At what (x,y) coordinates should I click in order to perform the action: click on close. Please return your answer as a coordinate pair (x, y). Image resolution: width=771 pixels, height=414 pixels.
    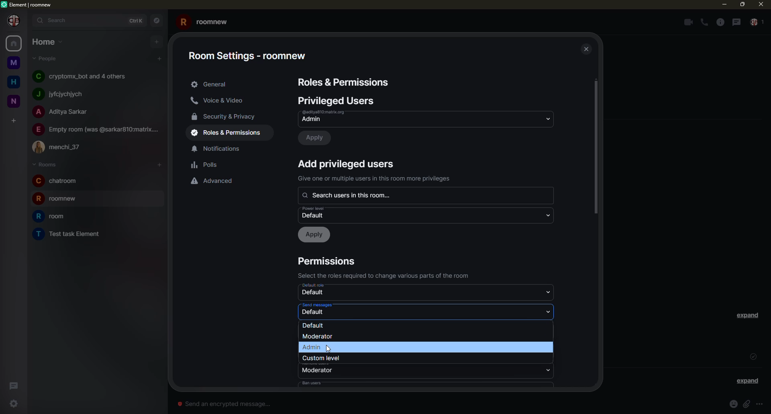
    Looking at the image, I should click on (585, 48).